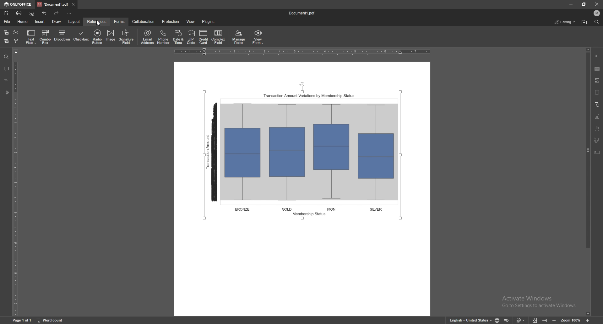 This screenshot has height=324, width=603. I want to click on scroll bar, so click(587, 182).